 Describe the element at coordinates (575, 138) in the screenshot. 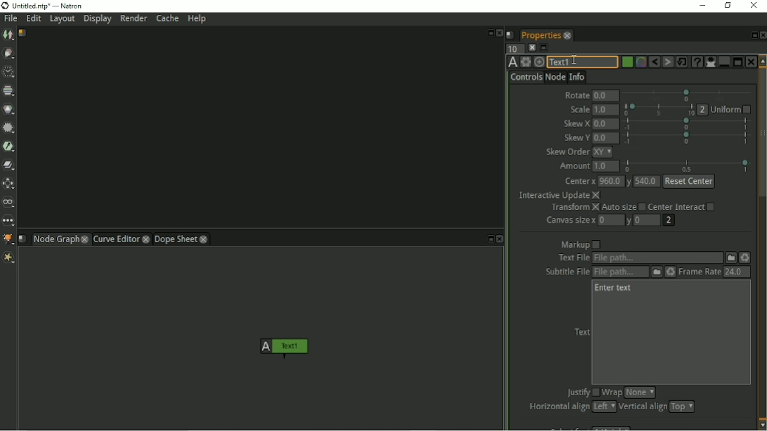

I see `Skew Y` at that location.